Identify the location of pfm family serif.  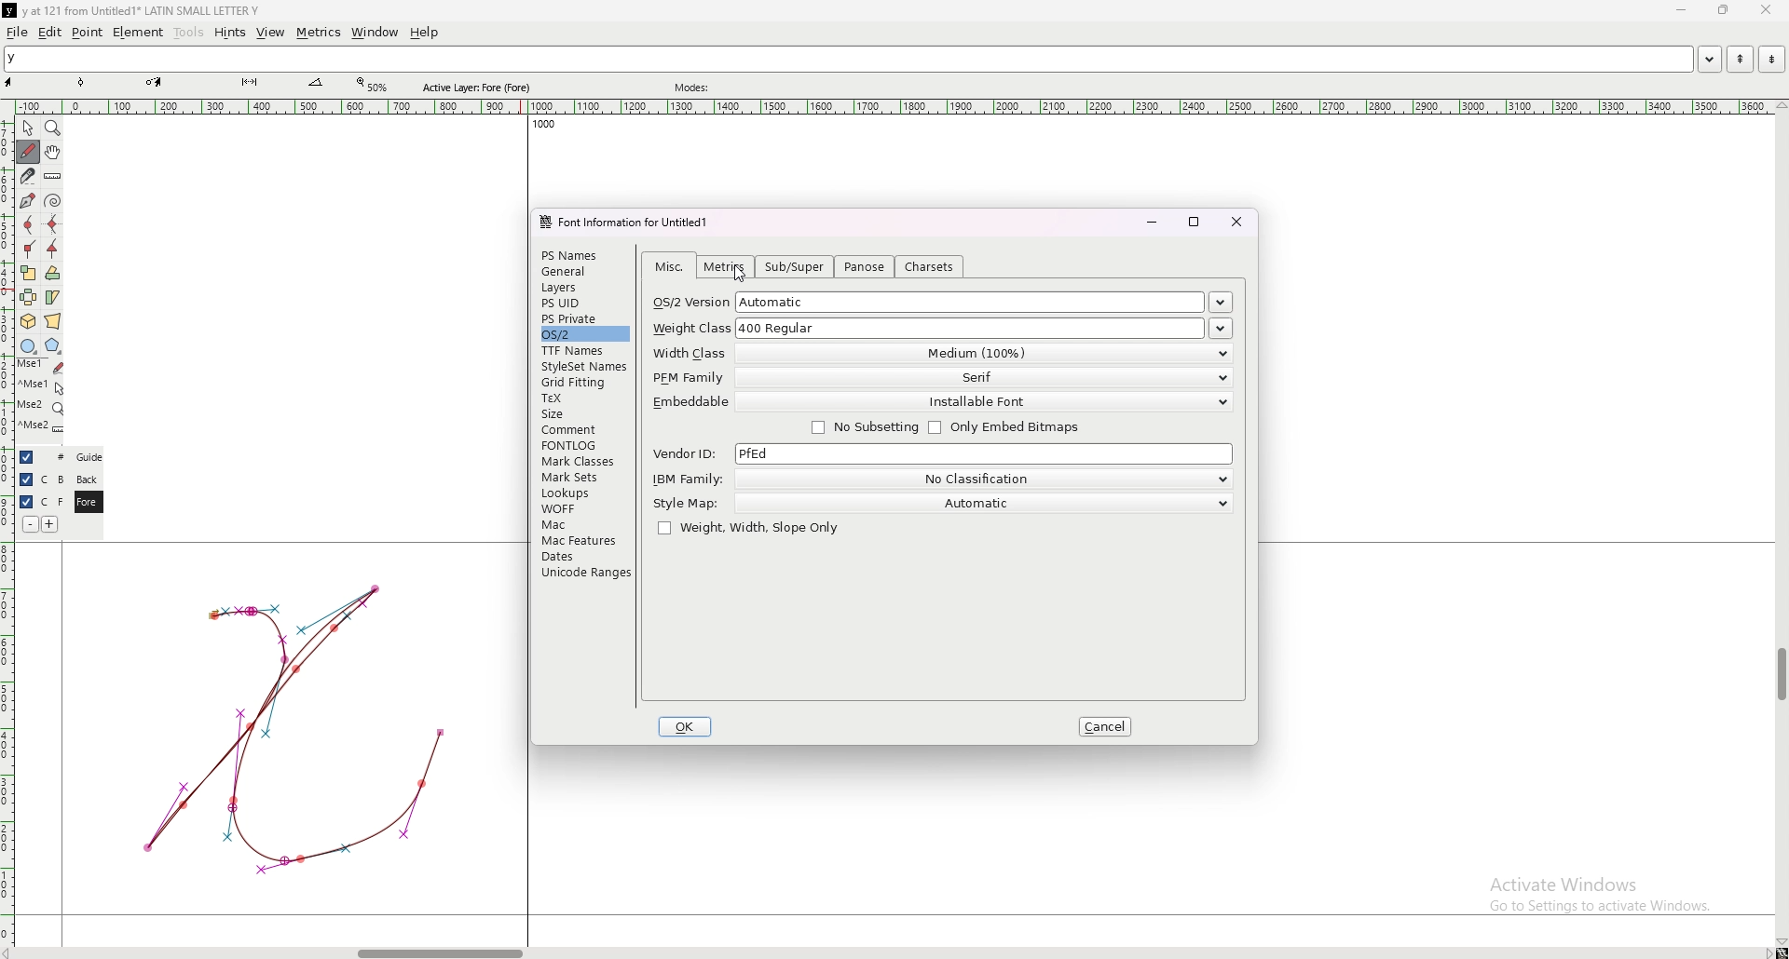
(940, 379).